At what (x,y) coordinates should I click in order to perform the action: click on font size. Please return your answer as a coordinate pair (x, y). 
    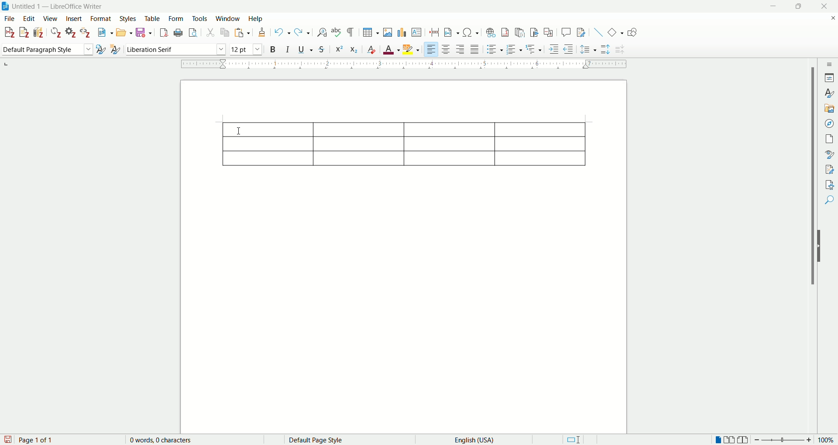
    Looking at the image, I should click on (245, 50).